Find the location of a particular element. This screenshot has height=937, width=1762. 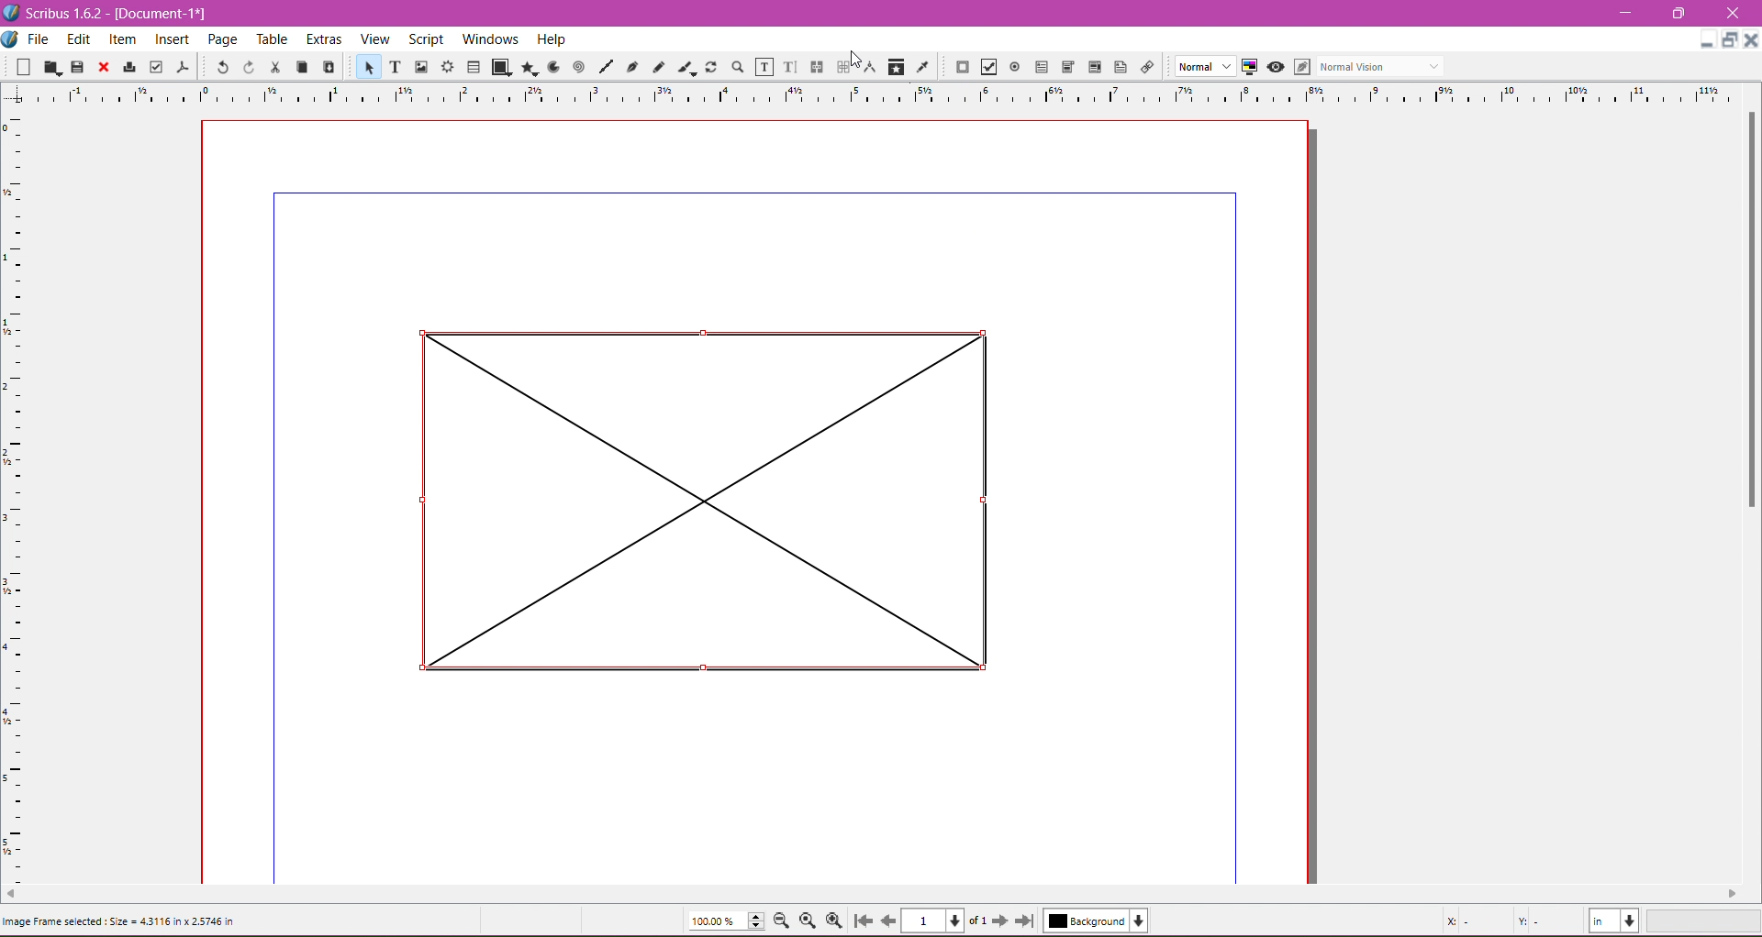

Save is located at coordinates (78, 67).